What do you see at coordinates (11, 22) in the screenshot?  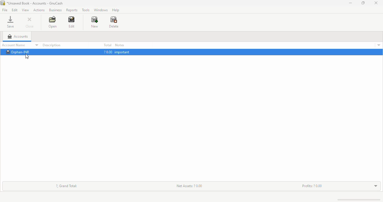 I see `save` at bounding box center [11, 22].